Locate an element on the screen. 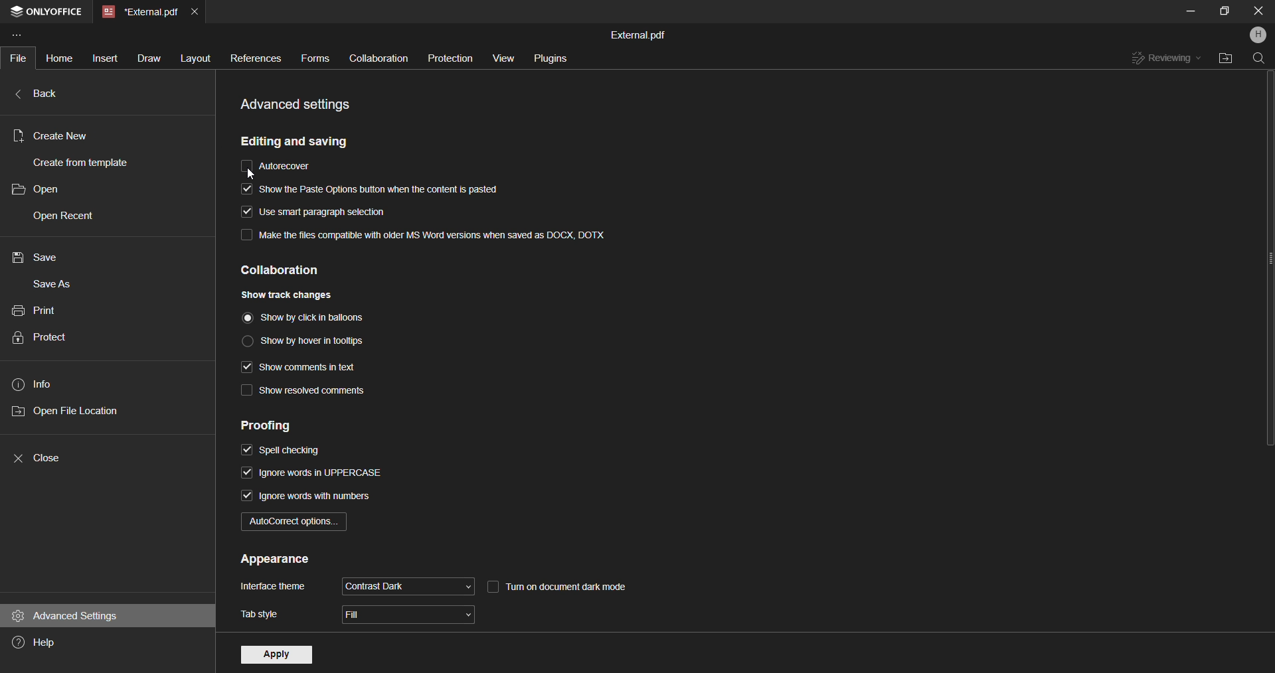  Insert is located at coordinates (104, 58).